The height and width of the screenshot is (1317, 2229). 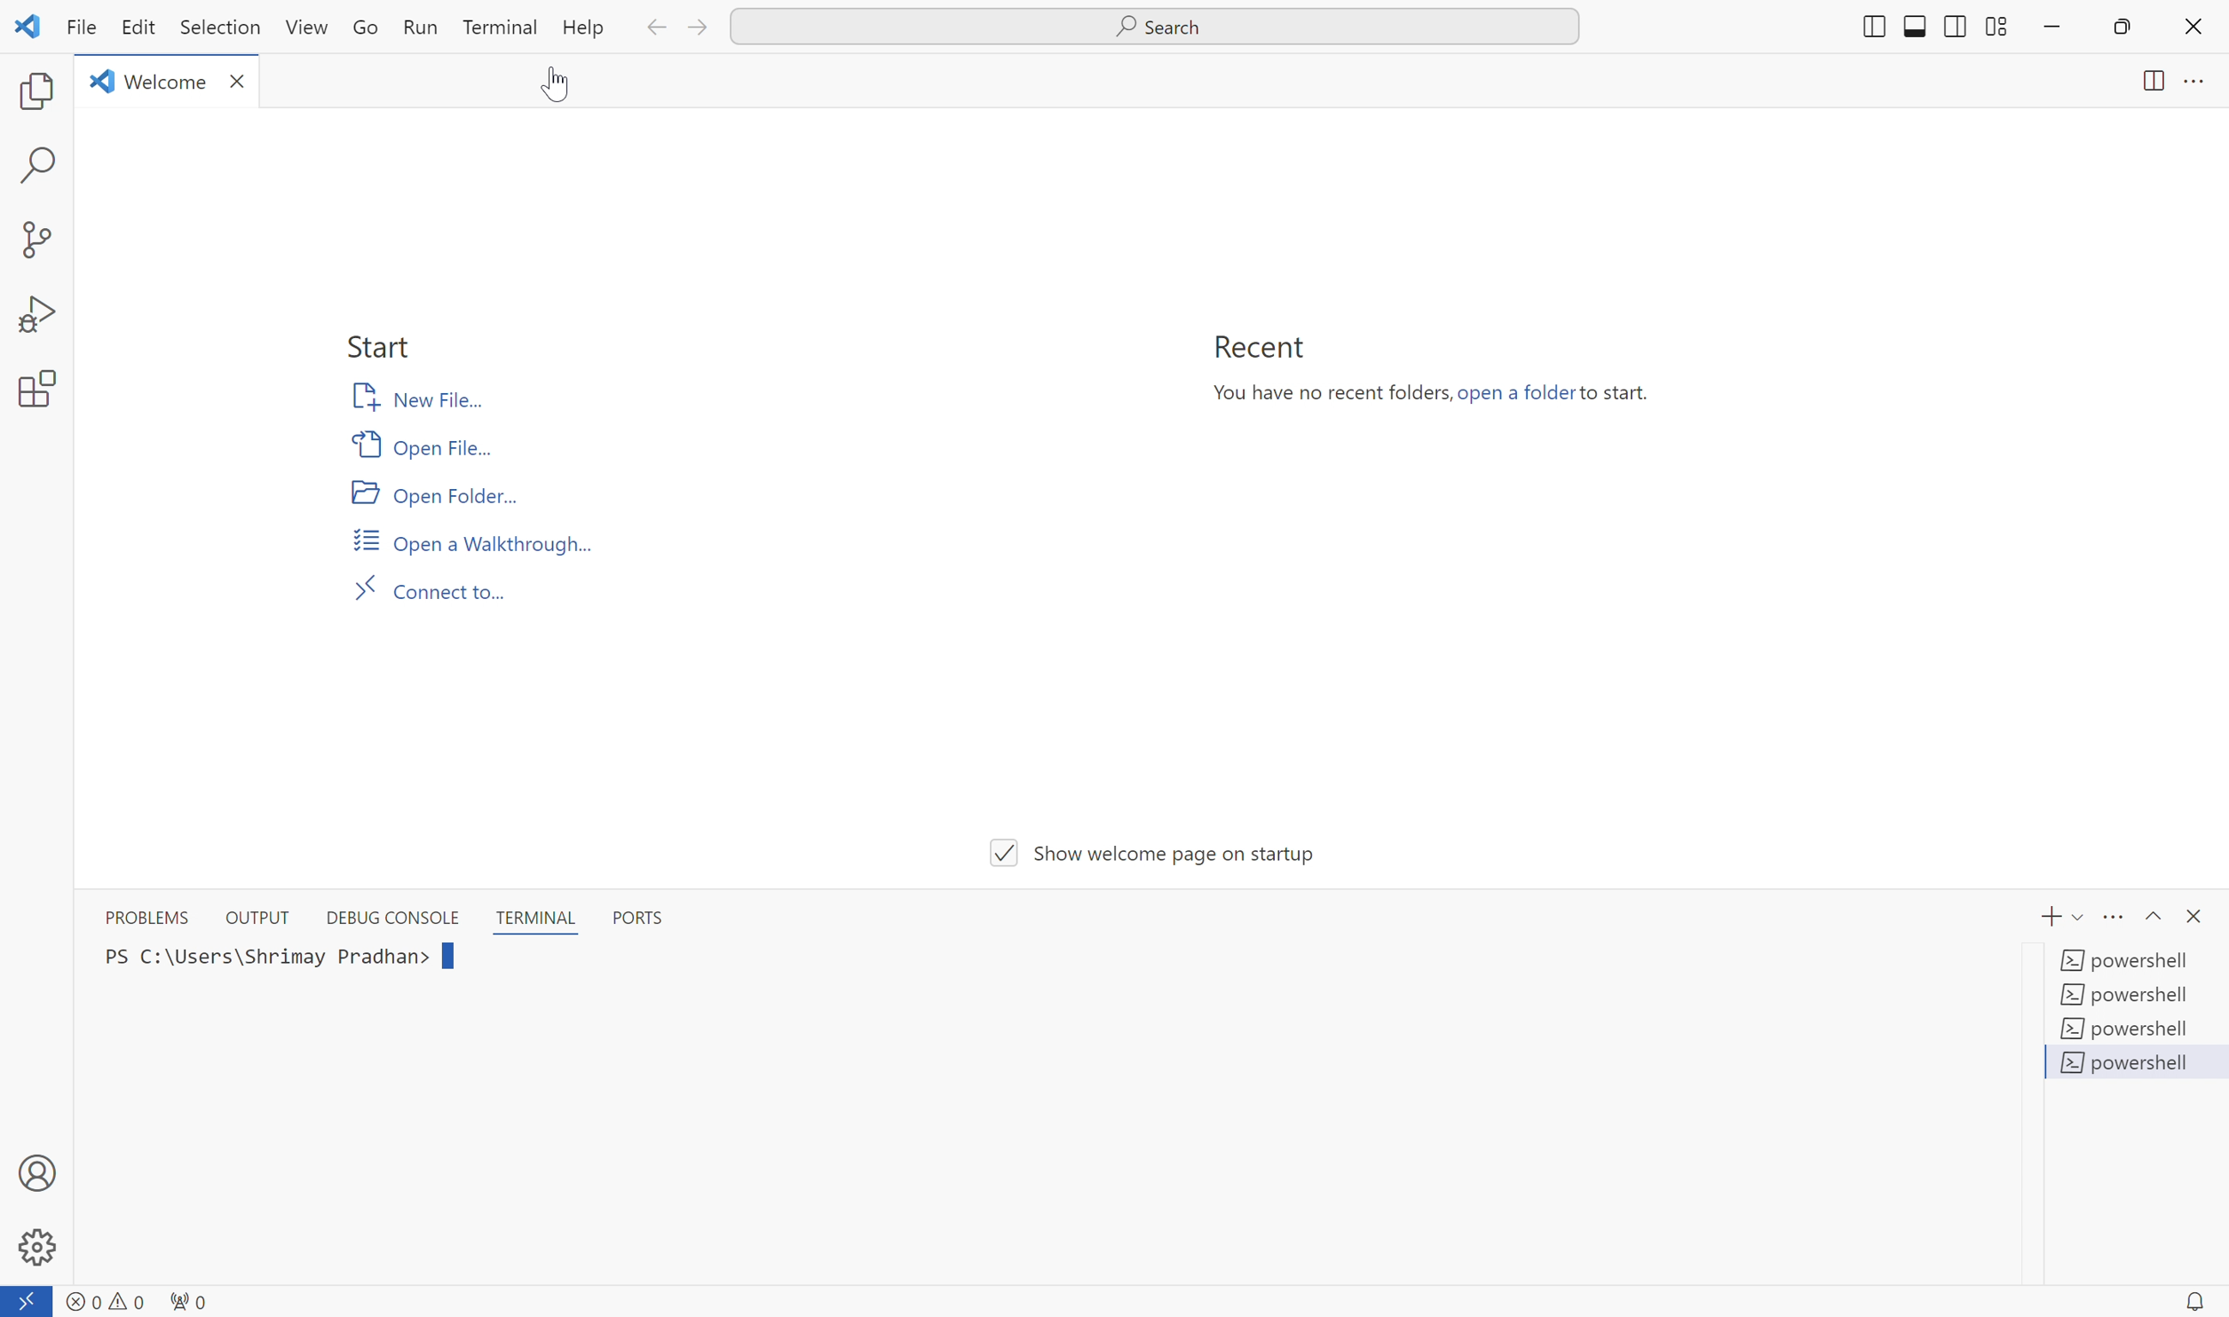 I want to click on cursor, so click(x=560, y=82).